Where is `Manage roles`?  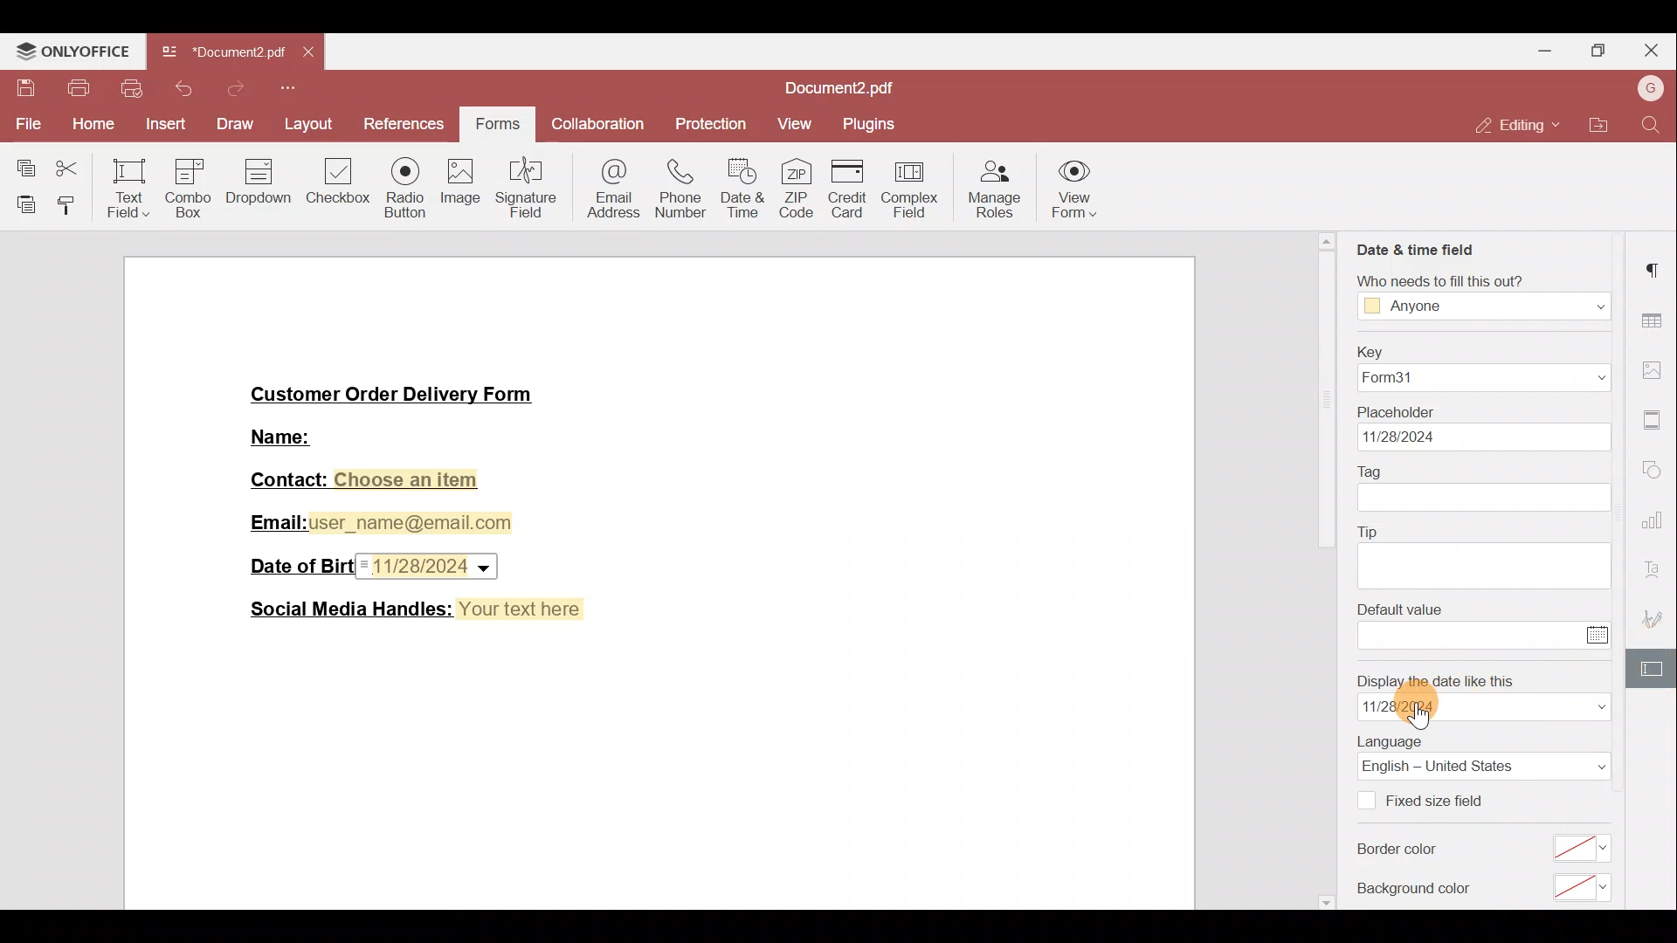
Manage roles is located at coordinates (995, 192).